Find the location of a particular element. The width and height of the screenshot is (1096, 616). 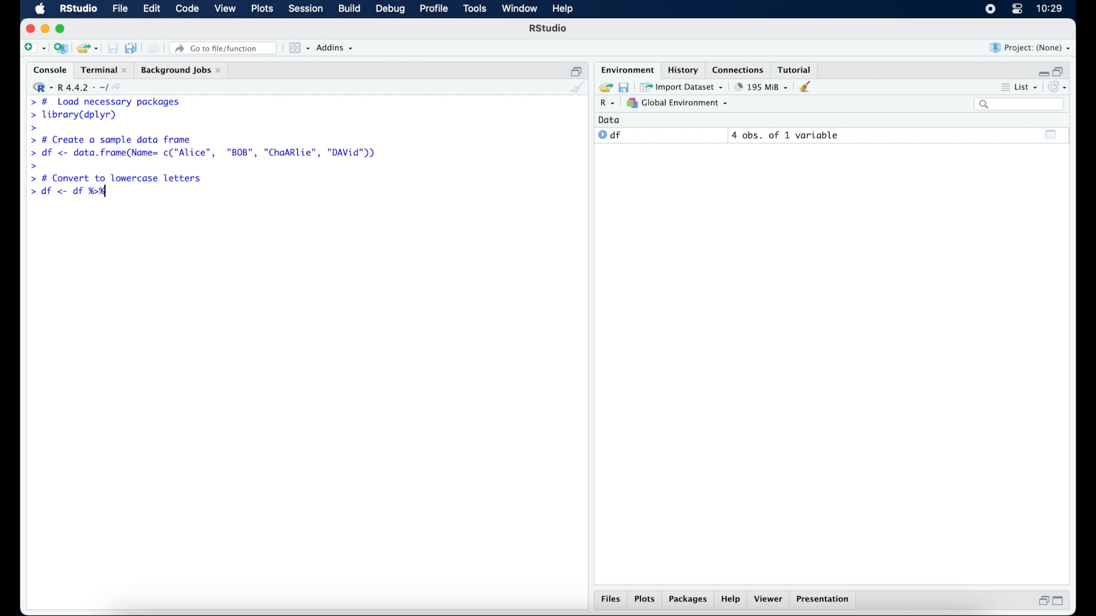

connections is located at coordinates (739, 69).